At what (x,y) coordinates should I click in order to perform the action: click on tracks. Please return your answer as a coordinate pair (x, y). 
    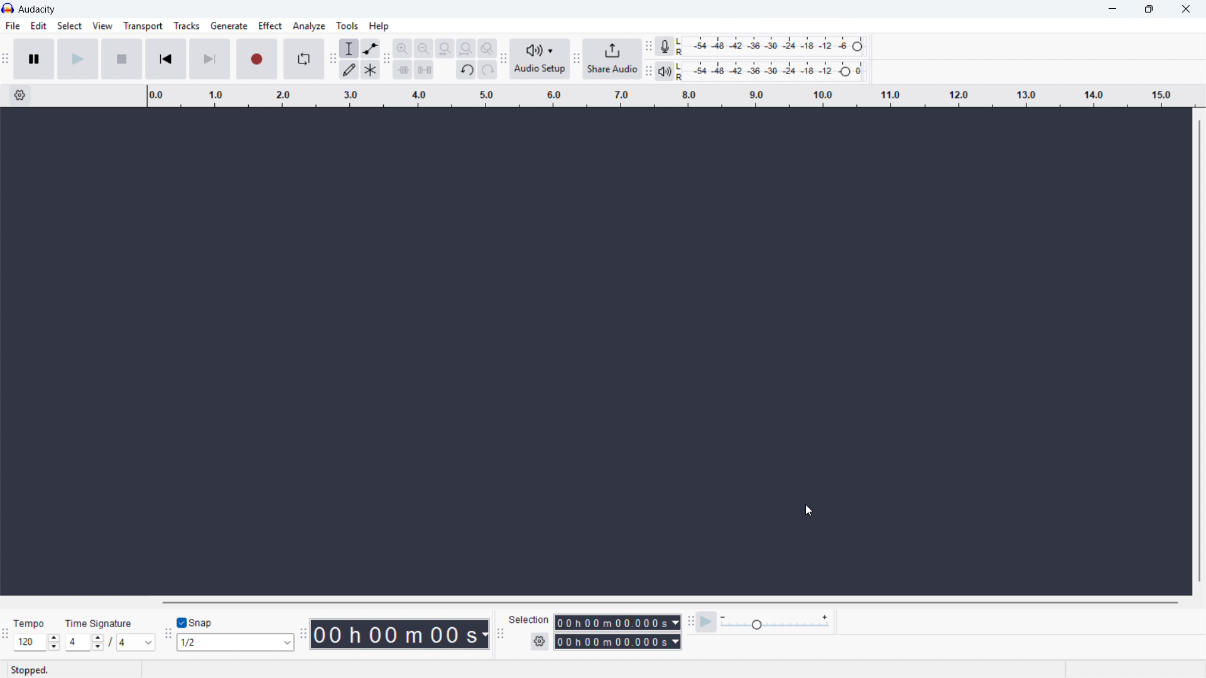
    Looking at the image, I should click on (186, 26).